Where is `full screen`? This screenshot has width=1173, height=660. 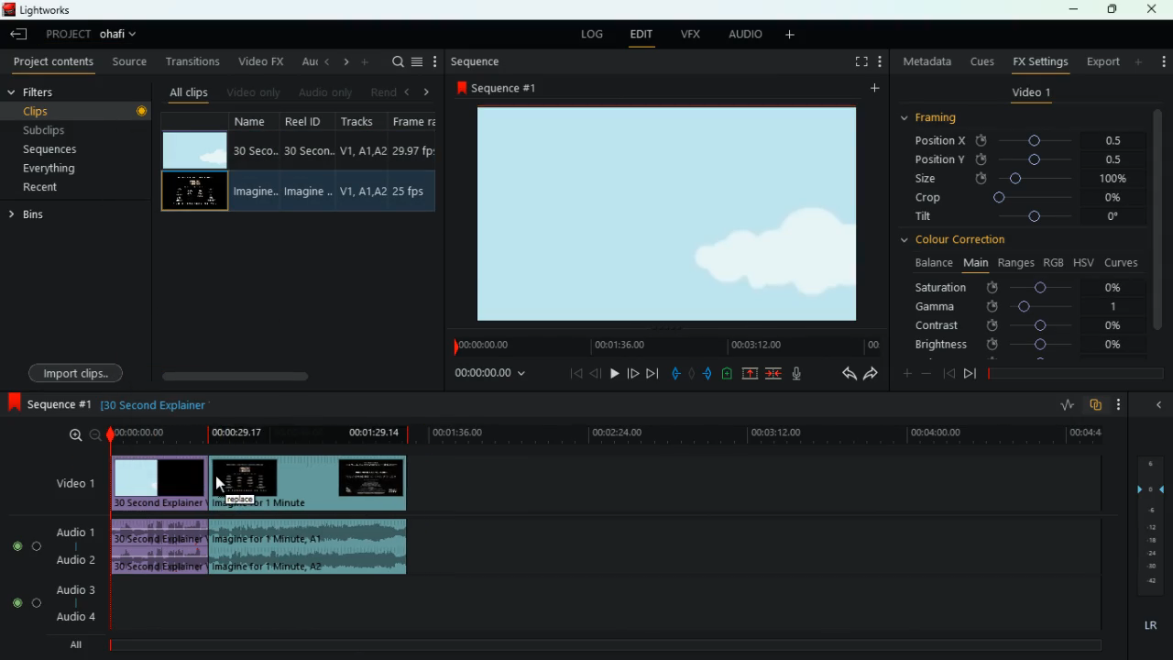
full screen is located at coordinates (861, 63).